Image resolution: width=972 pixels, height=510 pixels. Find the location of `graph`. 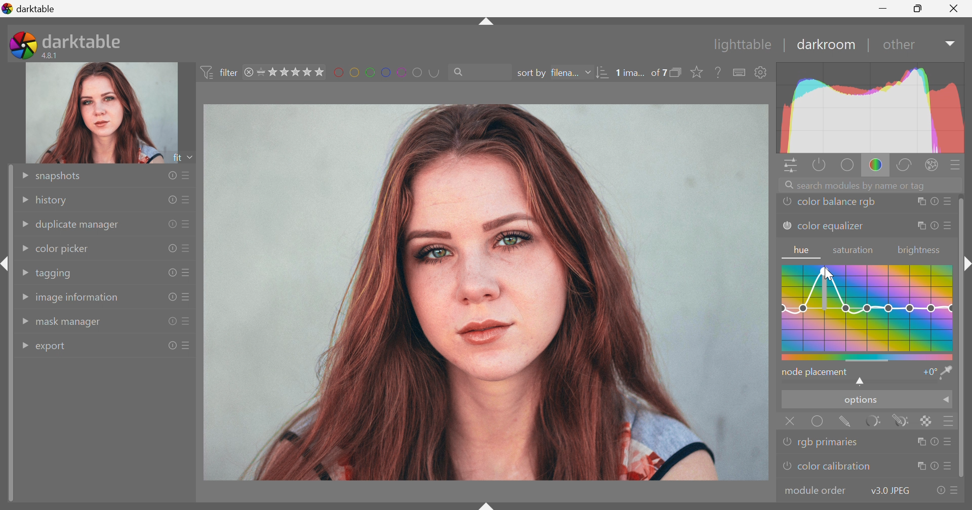

graph is located at coordinates (871, 108).